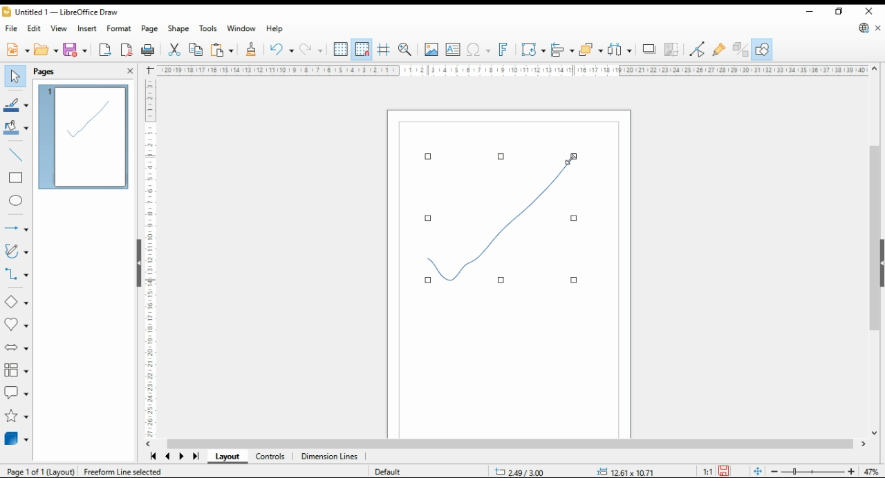 This screenshot has height=478, width=885. I want to click on pages, so click(47, 72).